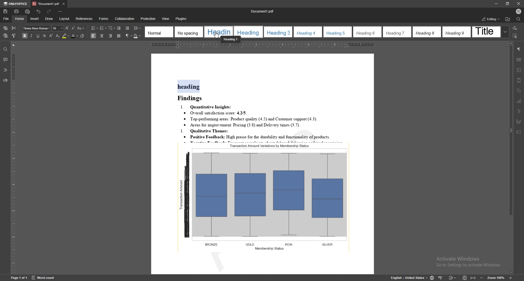 The height and width of the screenshot is (281, 524). What do you see at coordinates (264, 11) in the screenshot?
I see `Document 1.pdf` at bounding box center [264, 11].